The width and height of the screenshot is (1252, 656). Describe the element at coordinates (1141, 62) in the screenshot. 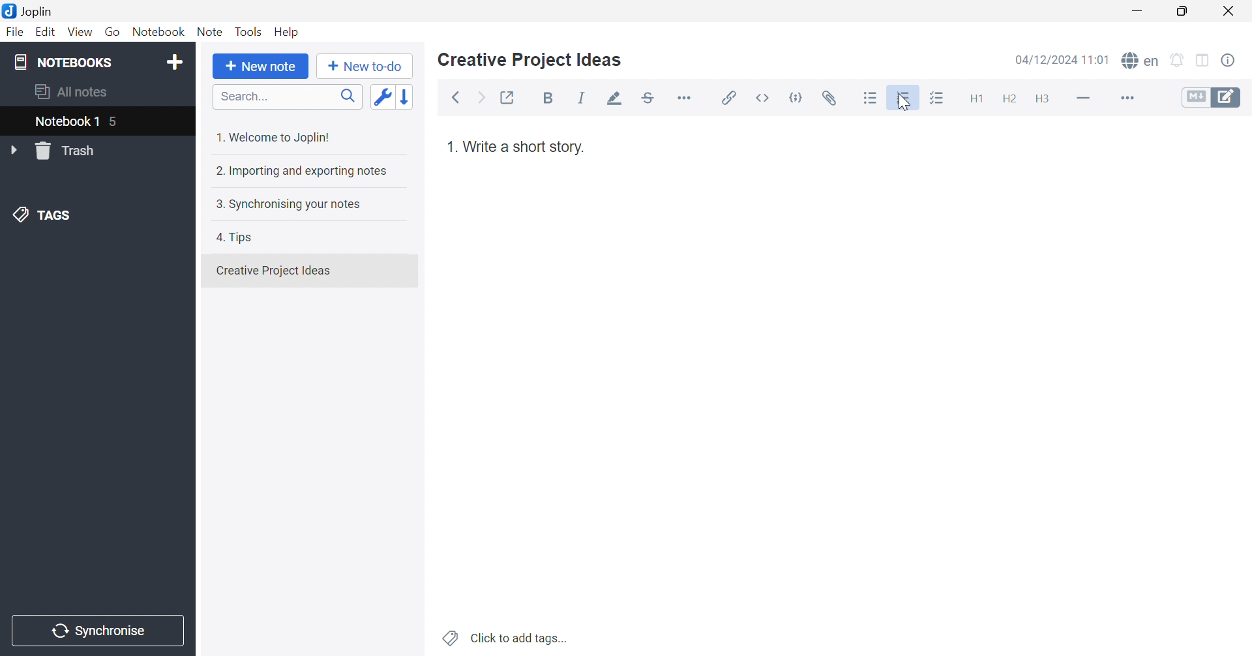

I see `Spell check` at that location.